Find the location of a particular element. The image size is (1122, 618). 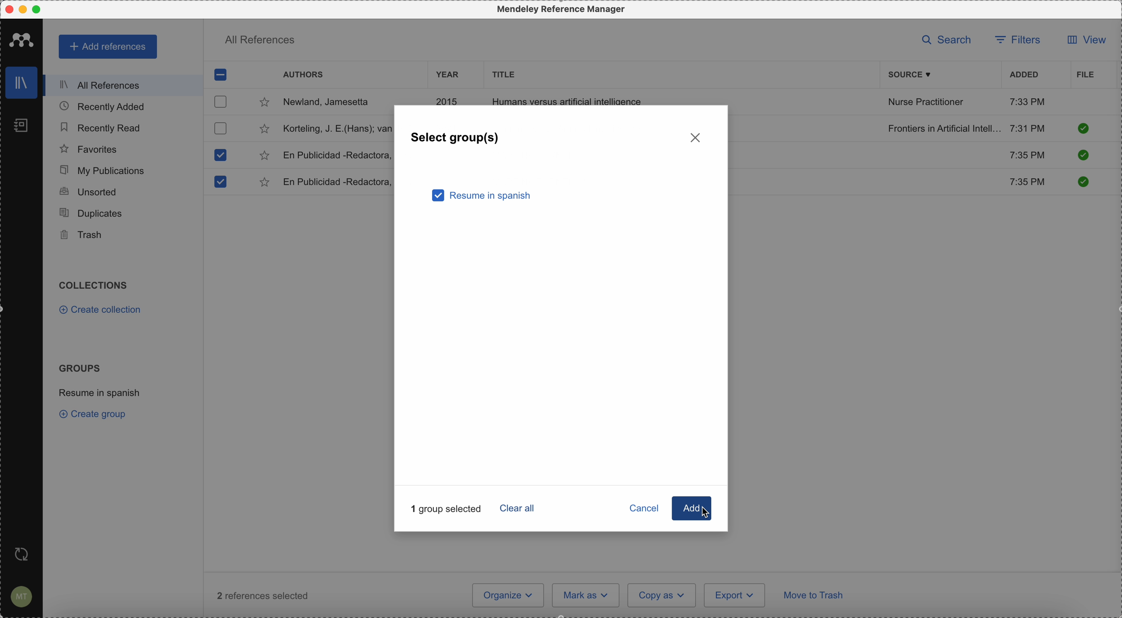

create group is located at coordinates (95, 414).